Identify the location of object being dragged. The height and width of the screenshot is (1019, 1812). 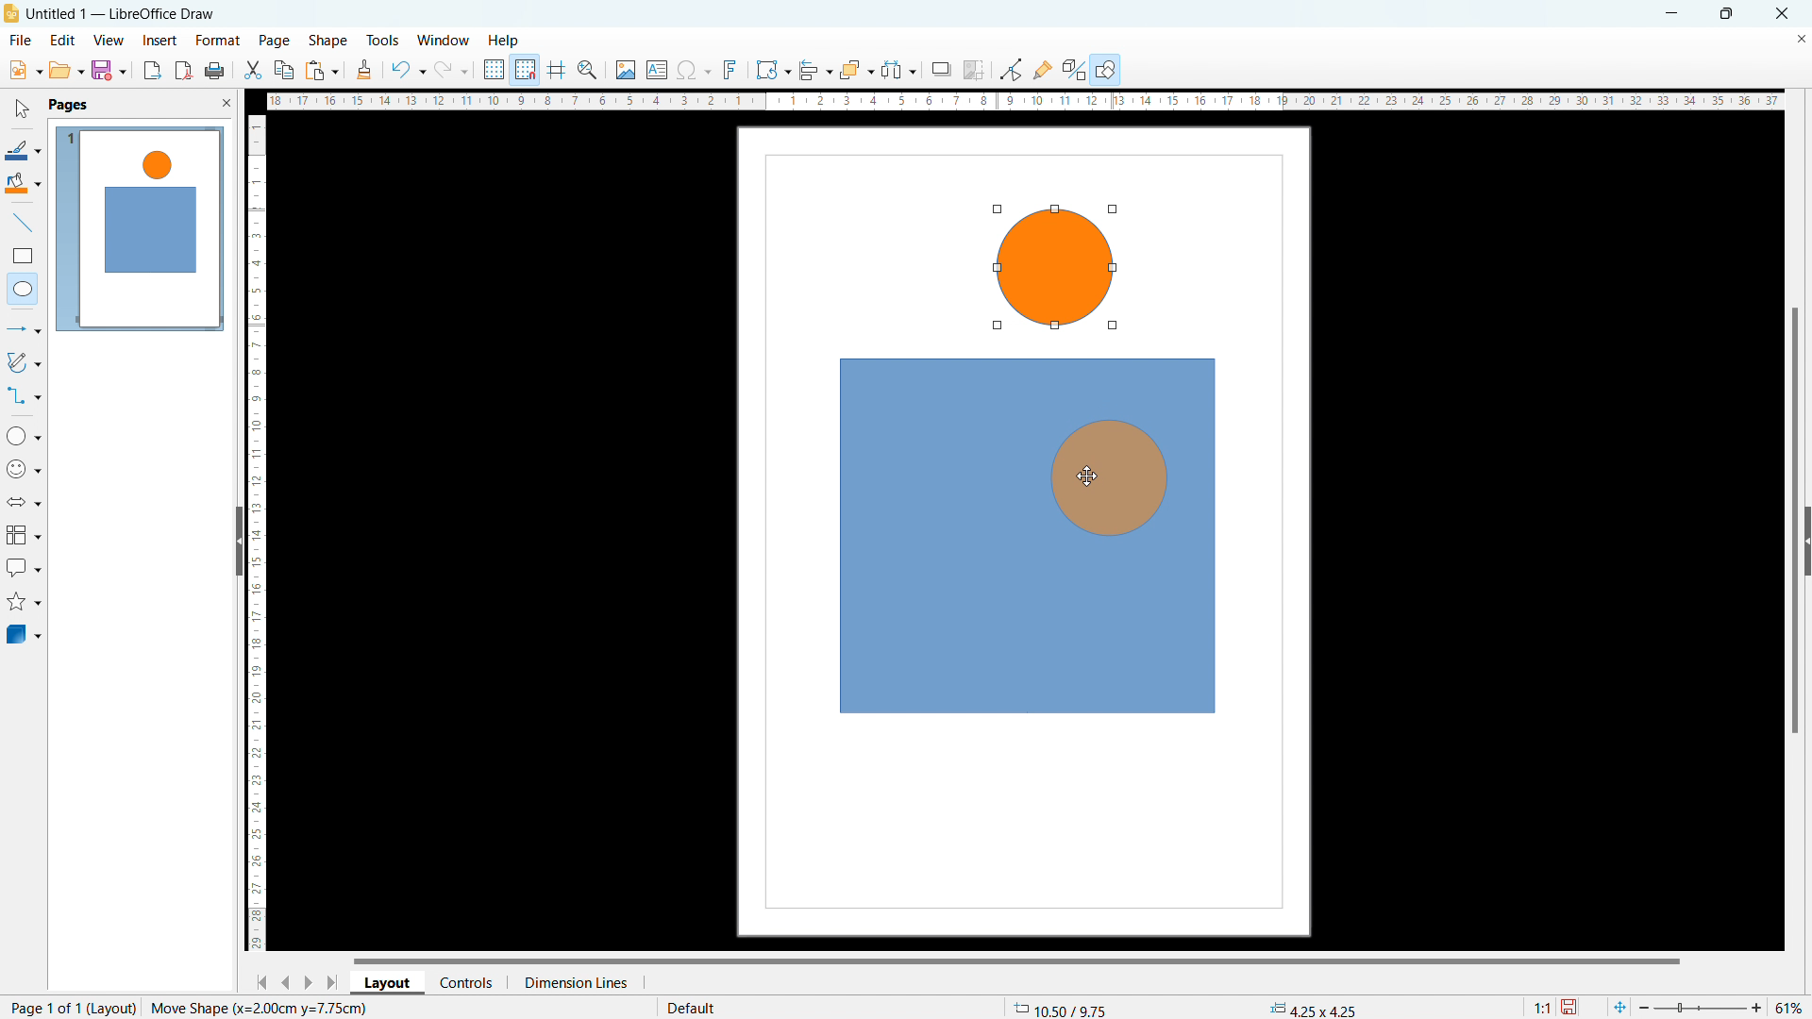
(1097, 478).